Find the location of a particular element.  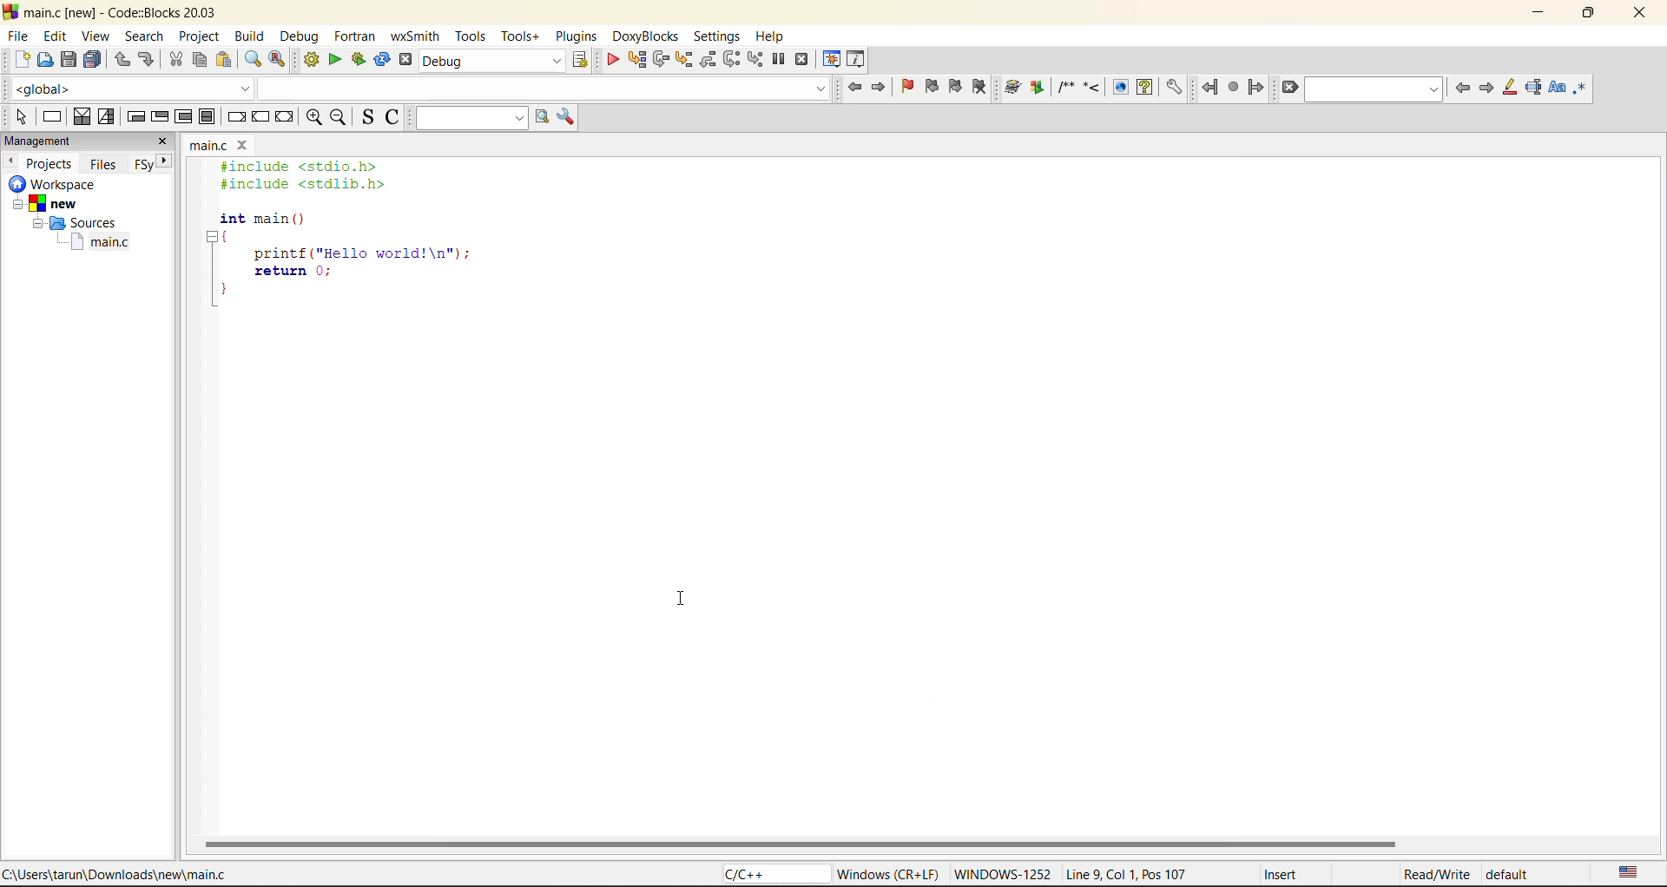

search is located at coordinates (143, 37).